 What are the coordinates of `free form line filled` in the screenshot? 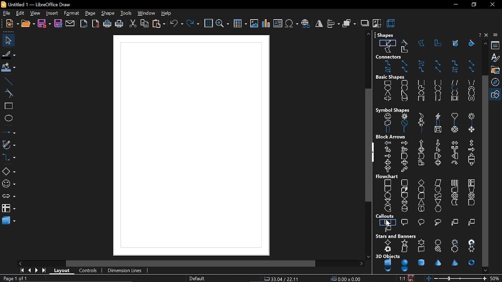 It's located at (455, 43).